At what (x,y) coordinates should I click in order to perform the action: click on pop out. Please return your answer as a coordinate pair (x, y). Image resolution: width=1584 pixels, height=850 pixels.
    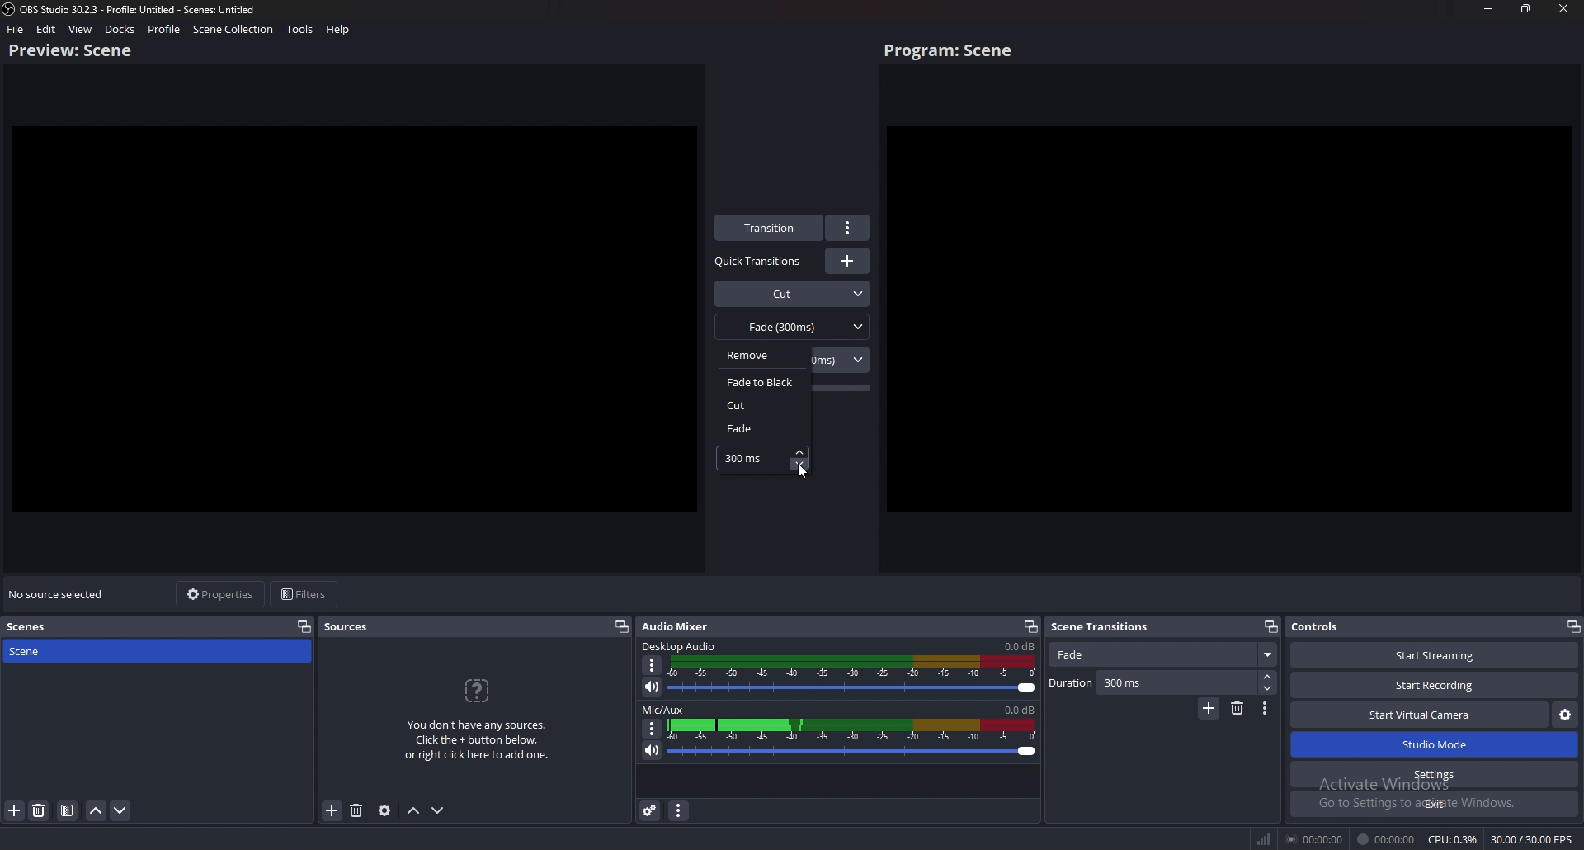
    Looking at the image, I should click on (1572, 626).